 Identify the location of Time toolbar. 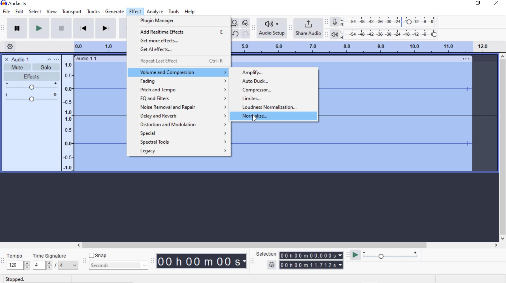
(153, 261).